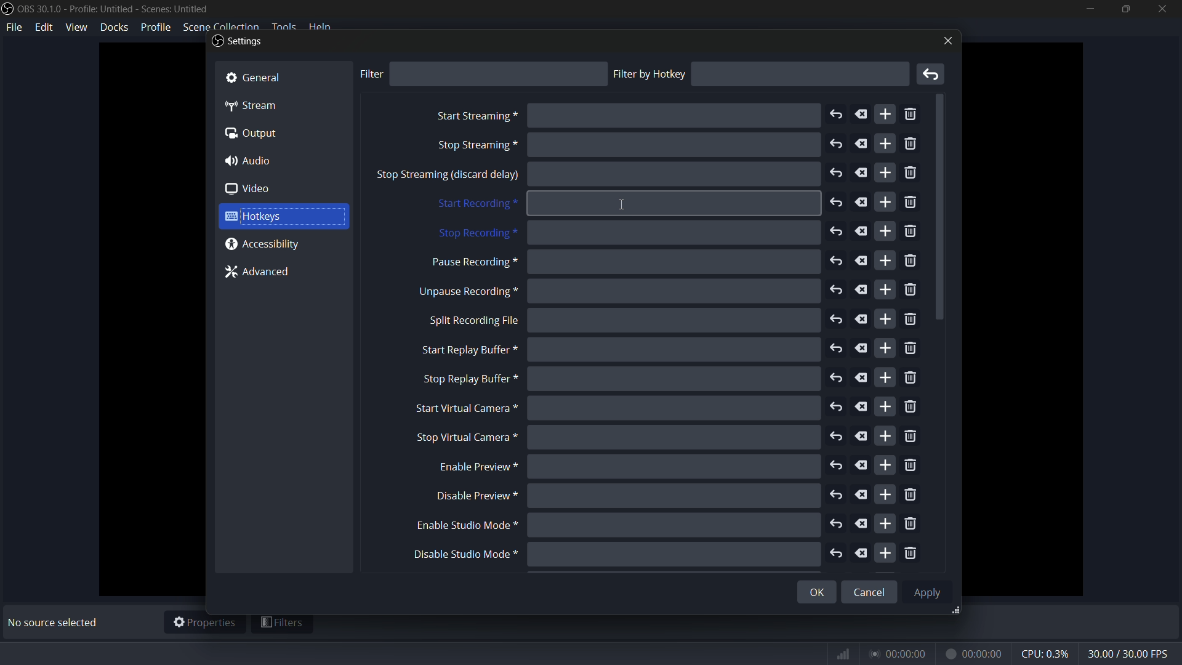 The image size is (1182, 665). I want to click on stop replay buffer, so click(468, 379).